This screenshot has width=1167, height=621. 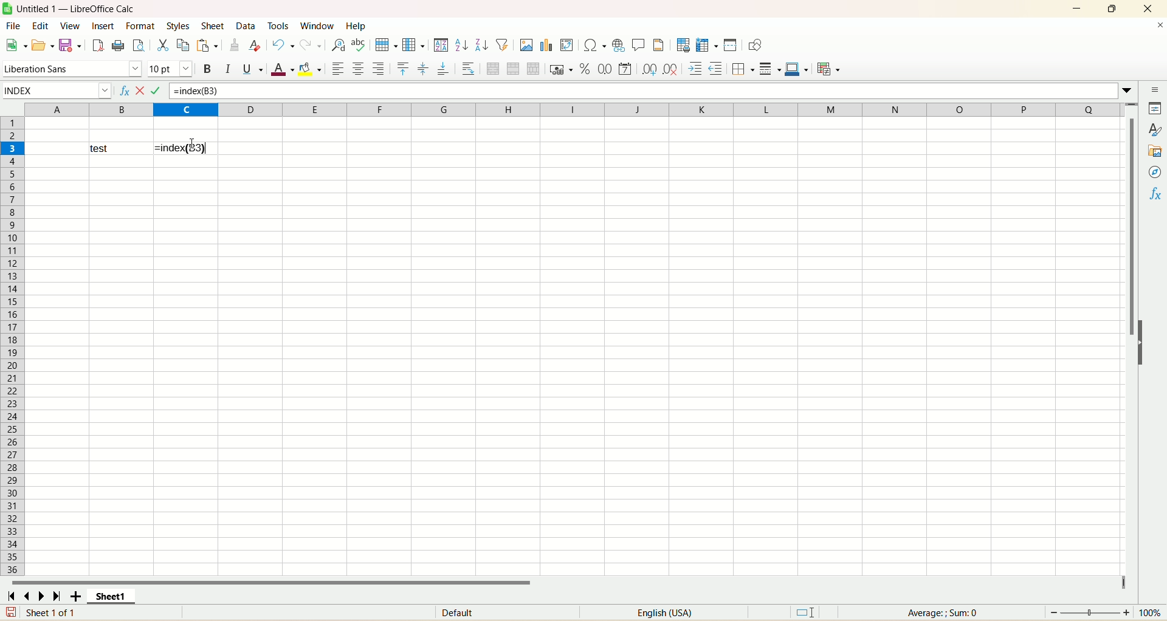 I want to click on Average: ; Sum: 0, so click(x=942, y=613).